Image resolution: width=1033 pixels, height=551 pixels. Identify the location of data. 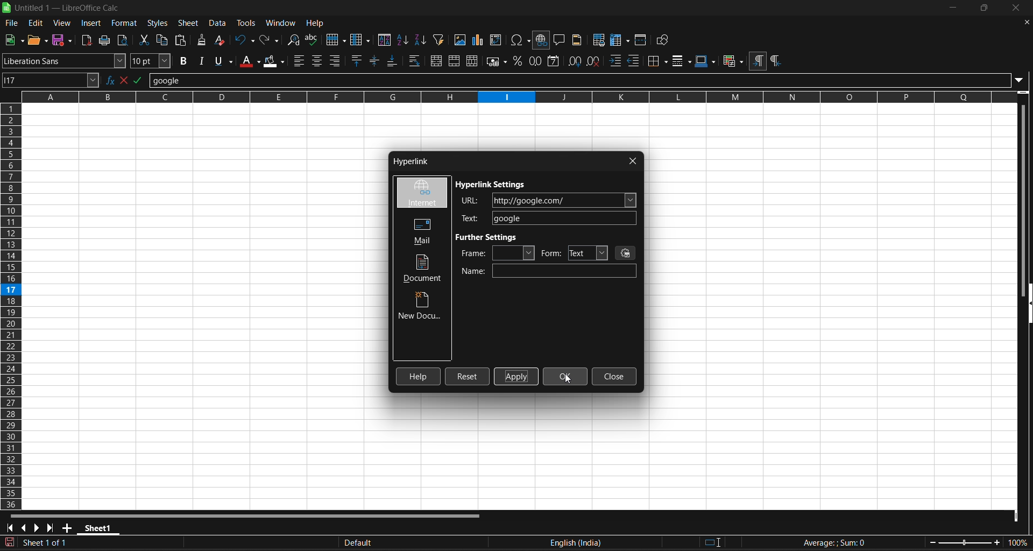
(220, 23).